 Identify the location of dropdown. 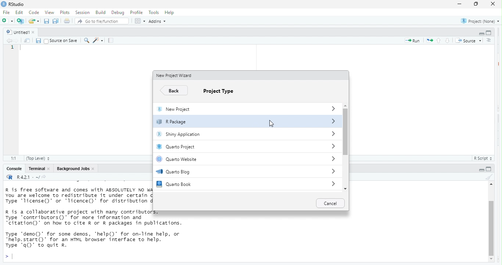
(333, 133).